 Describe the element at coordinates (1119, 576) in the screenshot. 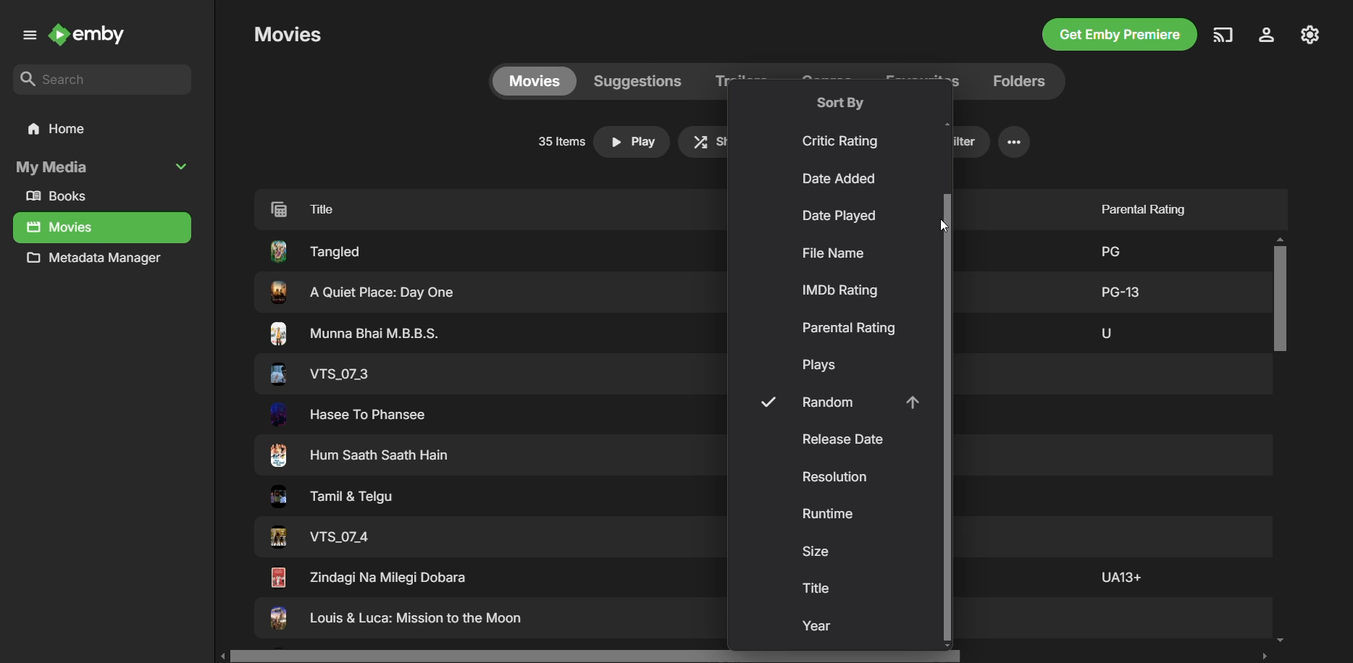

I see `` at that location.